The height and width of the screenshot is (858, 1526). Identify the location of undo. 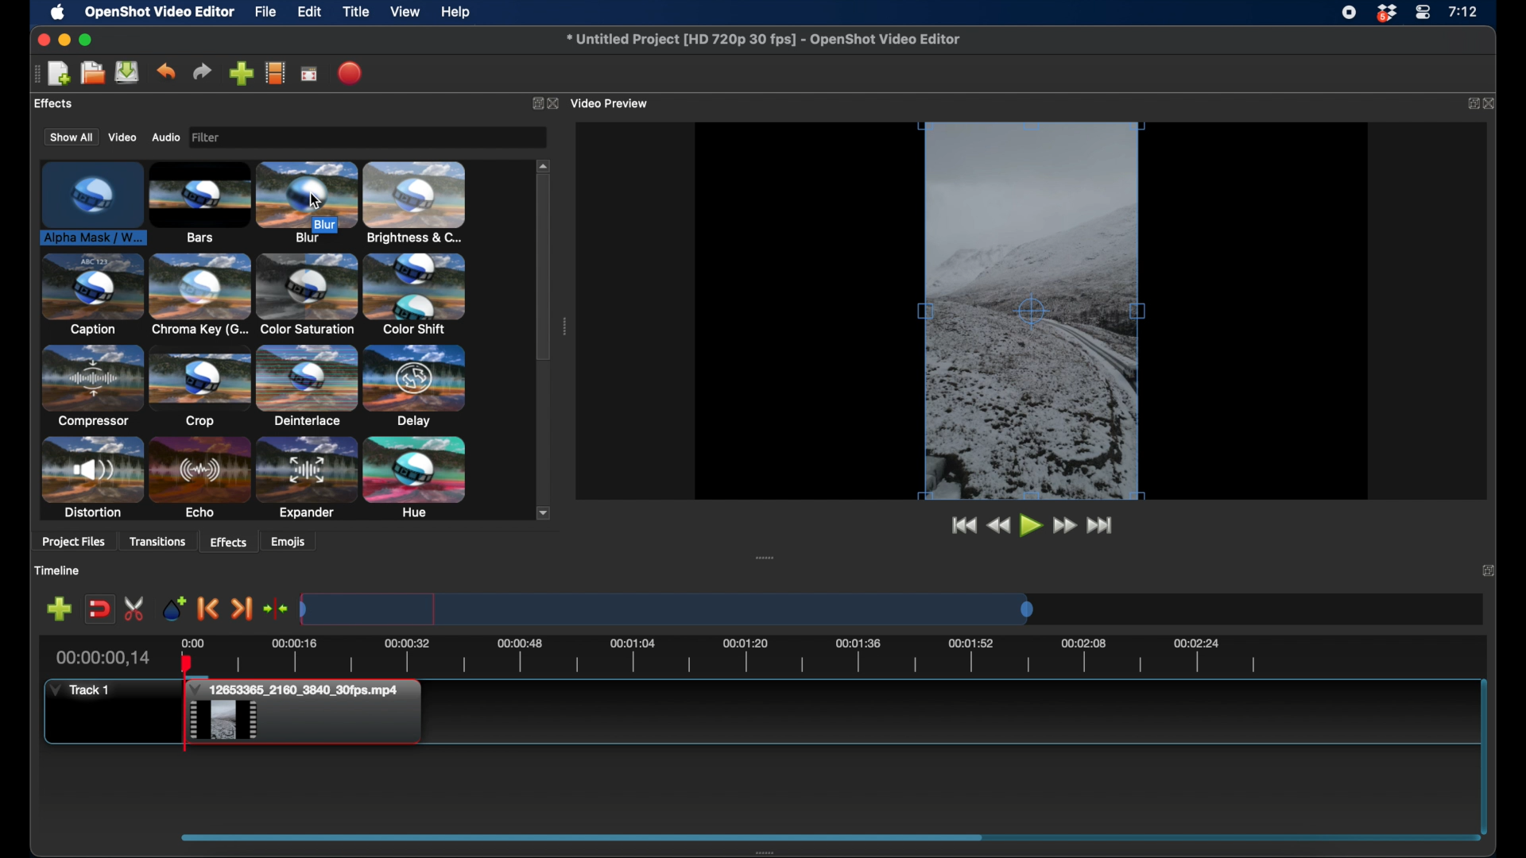
(166, 71).